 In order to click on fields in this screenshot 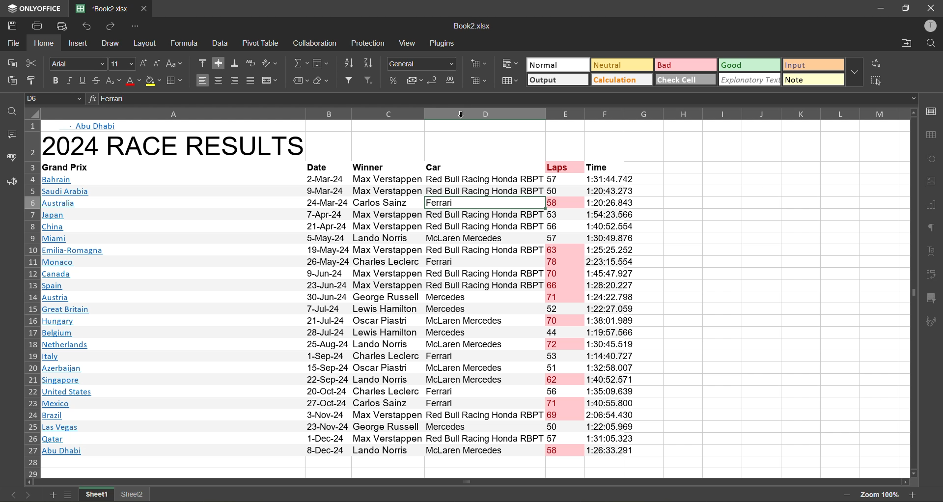, I will do `click(321, 62)`.